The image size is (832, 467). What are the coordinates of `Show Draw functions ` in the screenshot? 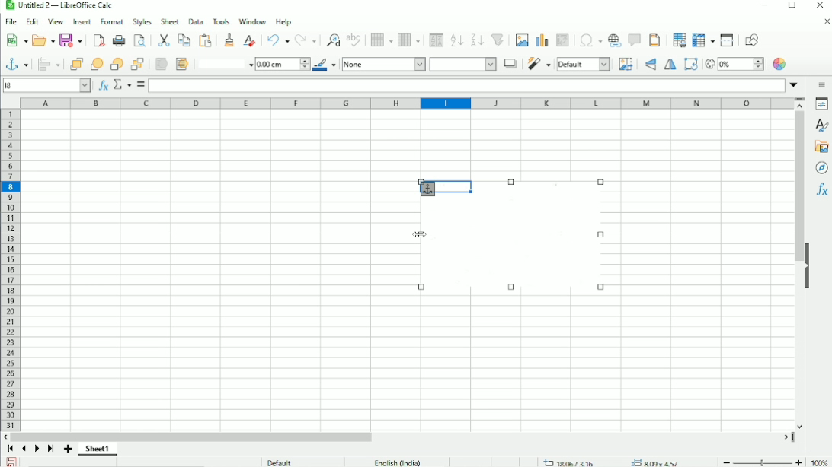 It's located at (755, 40).